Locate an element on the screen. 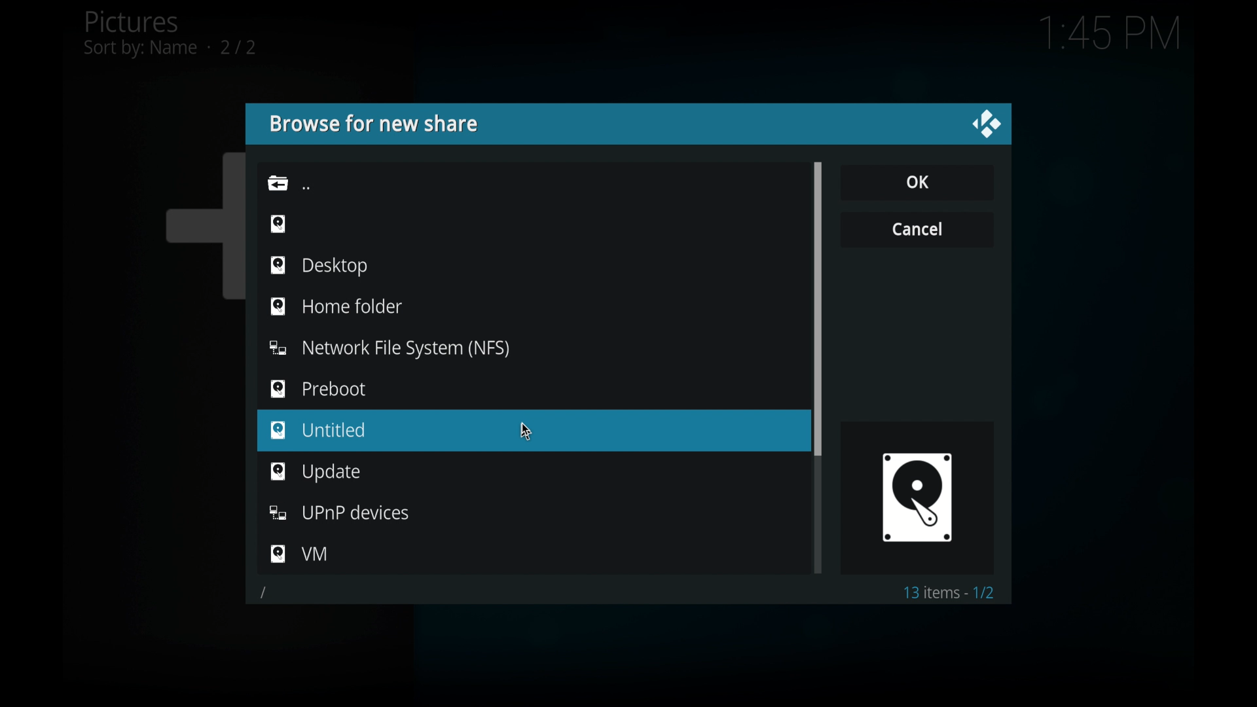 This screenshot has width=1257, height=707. folder is located at coordinates (315, 472).